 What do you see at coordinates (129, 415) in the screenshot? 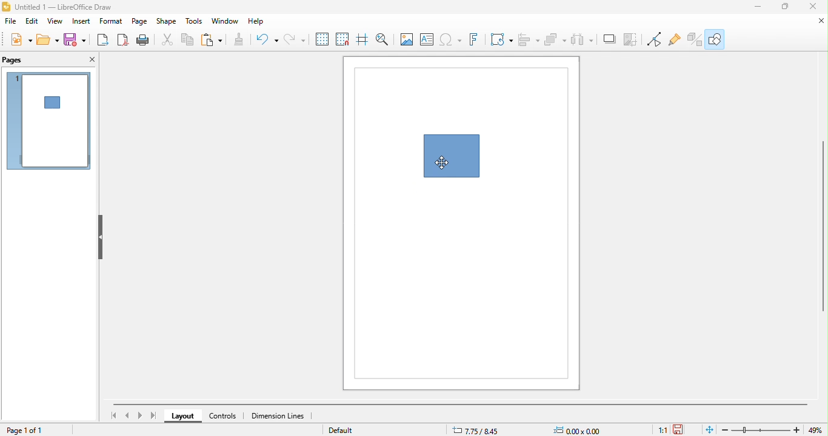
I see `previous page` at bounding box center [129, 415].